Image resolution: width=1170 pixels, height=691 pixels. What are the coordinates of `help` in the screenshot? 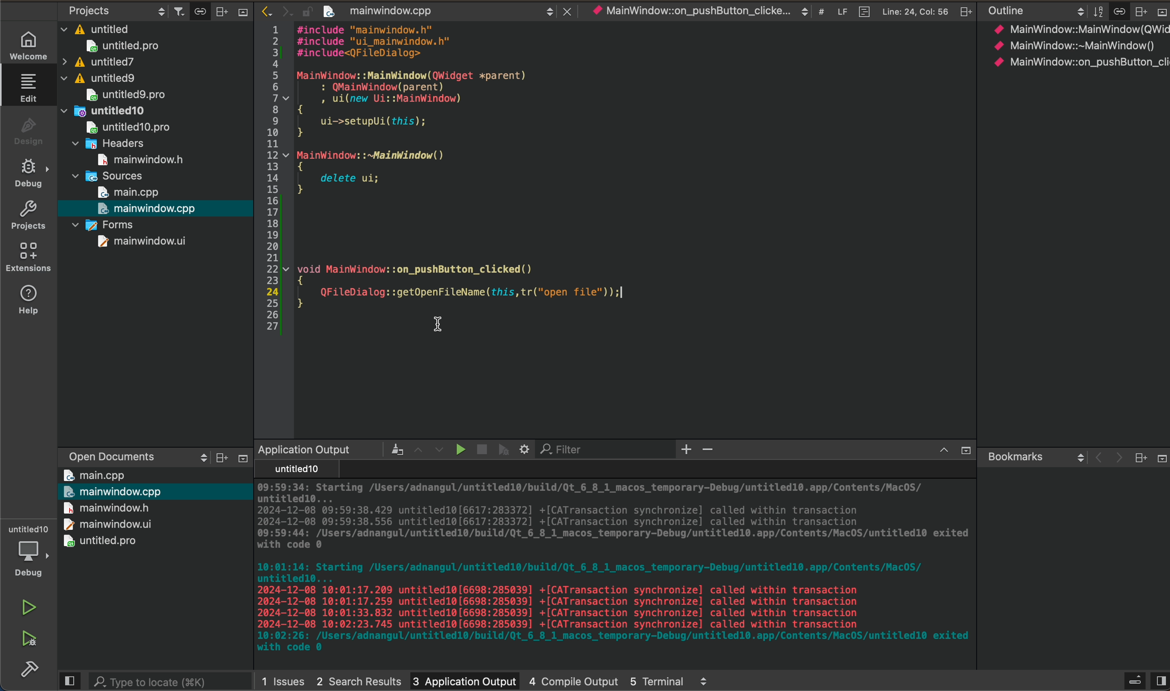 It's located at (27, 303).